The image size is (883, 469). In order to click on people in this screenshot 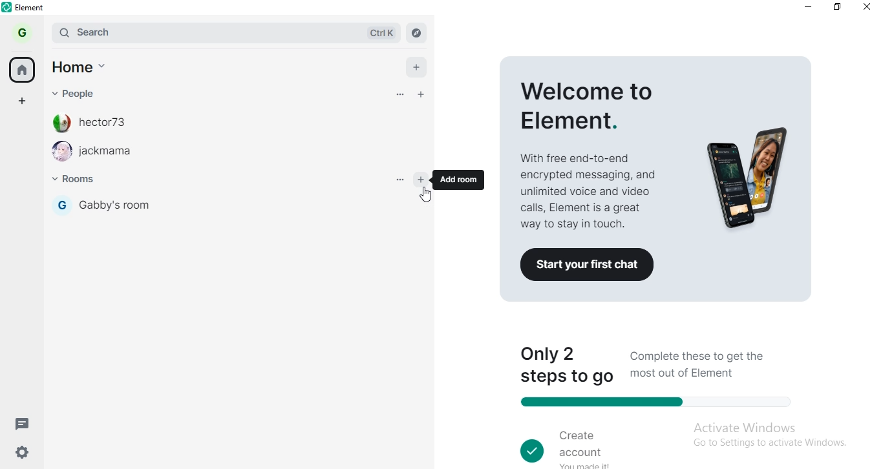, I will do `click(85, 95)`.